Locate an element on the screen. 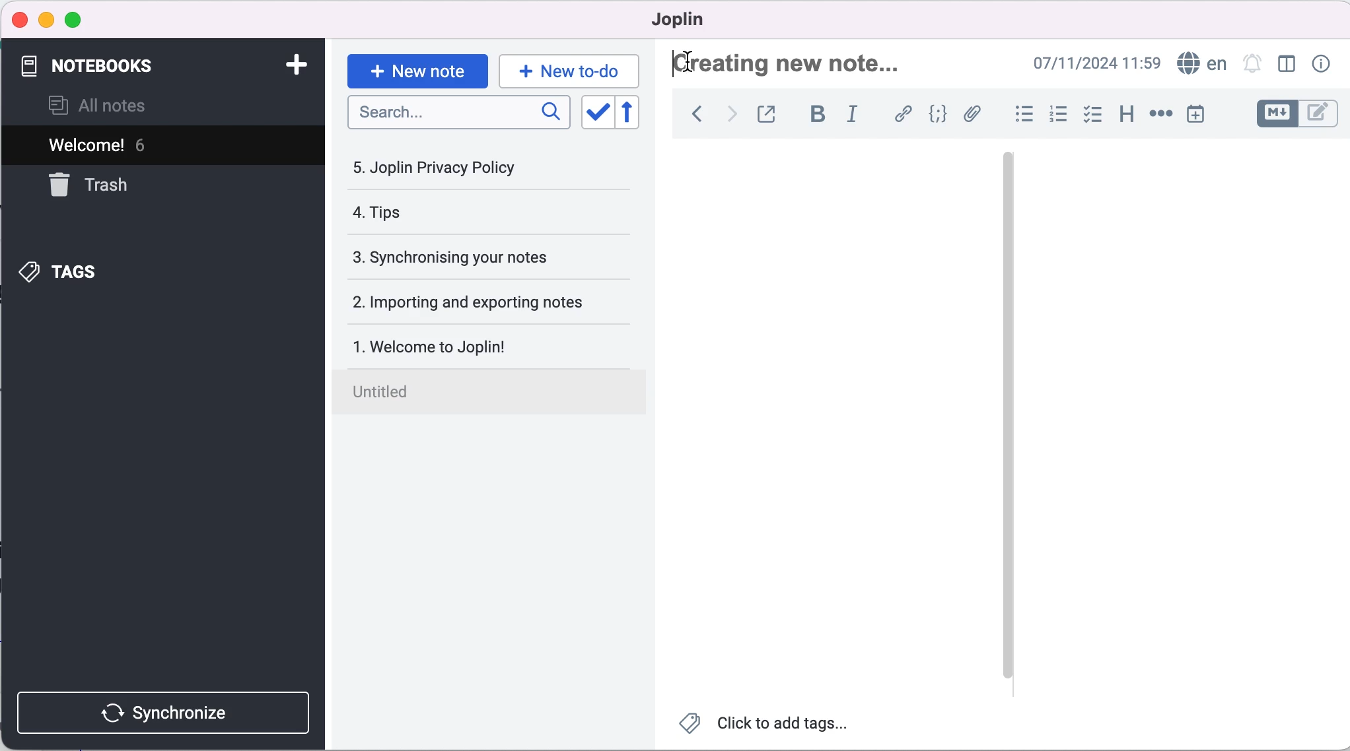 Image resolution: width=1350 pixels, height=751 pixels. toggle editors is located at coordinates (1296, 114).